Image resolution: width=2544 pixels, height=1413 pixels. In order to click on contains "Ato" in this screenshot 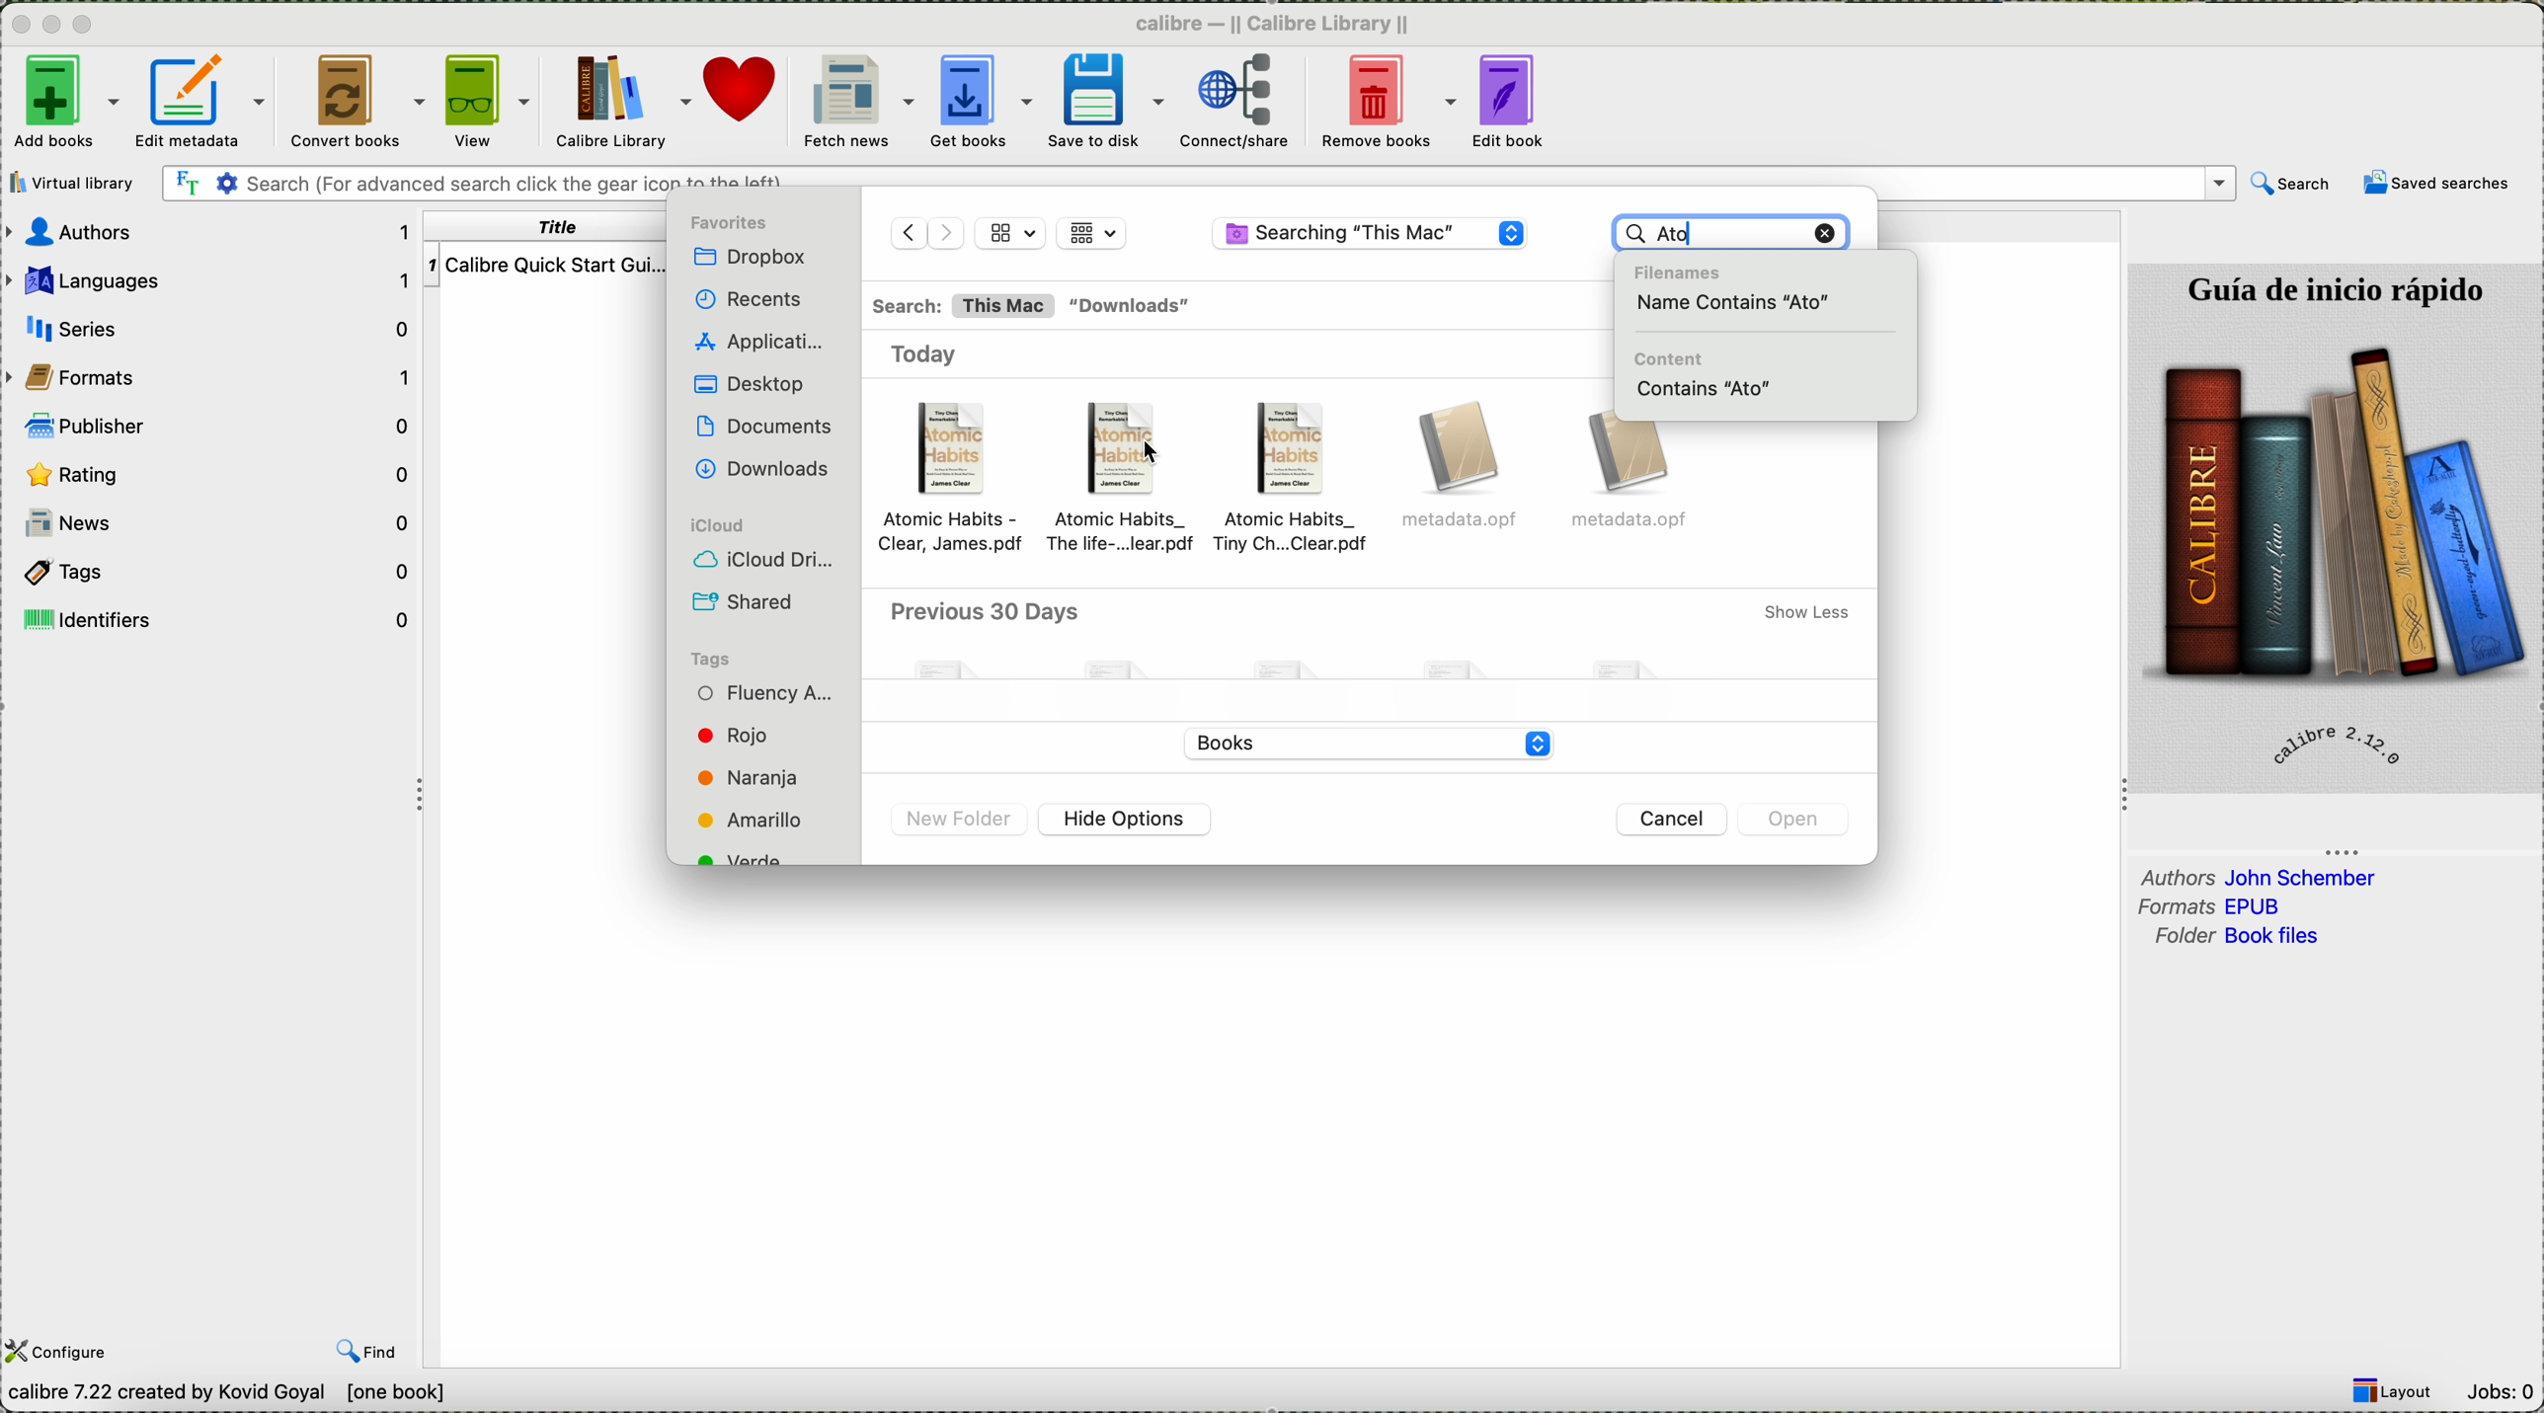, I will do `click(1706, 390)`.